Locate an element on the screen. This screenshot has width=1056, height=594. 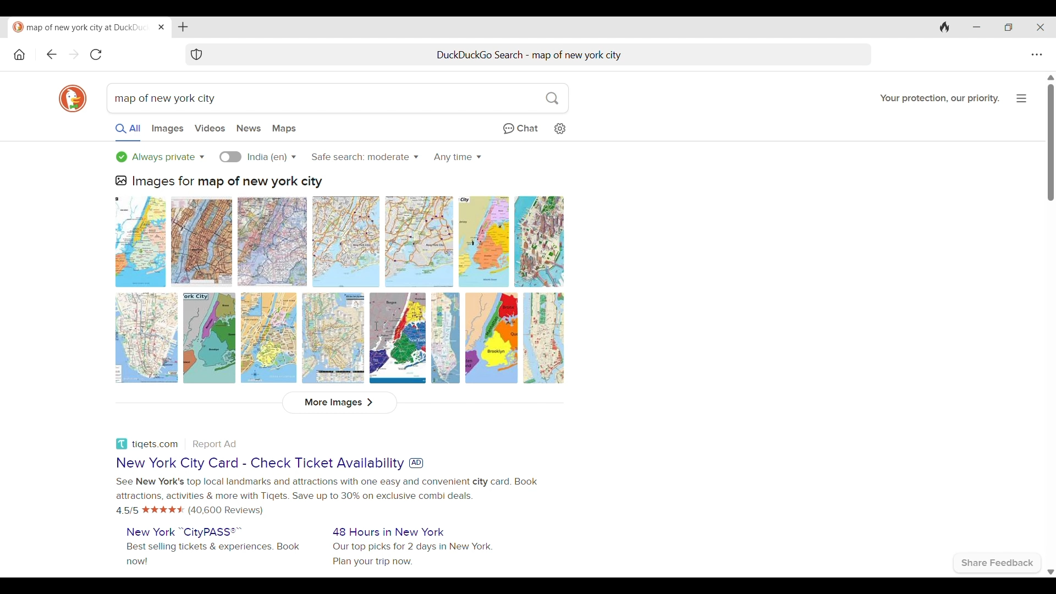
map of new york city at DuckDuckGo is located at coordinates (80, 28).